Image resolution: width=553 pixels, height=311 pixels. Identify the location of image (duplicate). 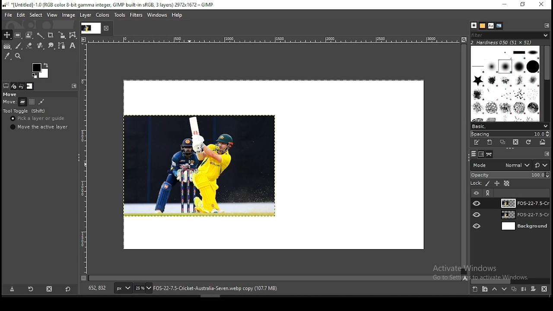
(198, 165).